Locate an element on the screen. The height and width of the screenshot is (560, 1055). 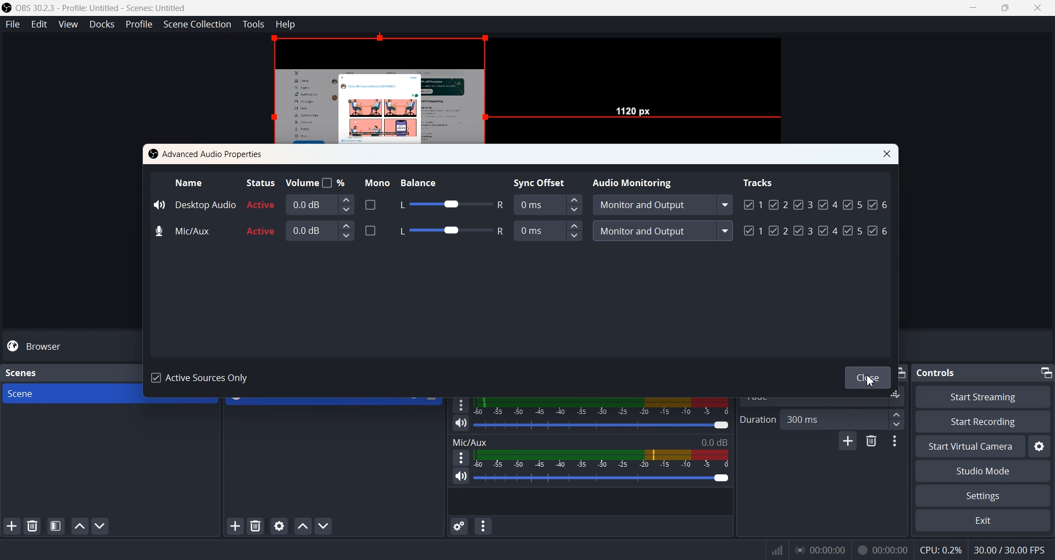
Advanced Audio Properties is located at coordinates (208, 154).